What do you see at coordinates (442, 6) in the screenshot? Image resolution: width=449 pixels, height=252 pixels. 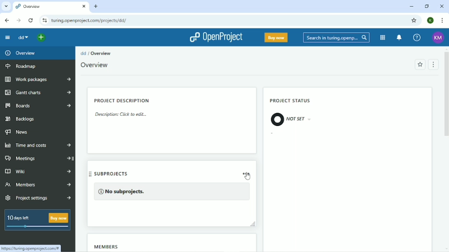 I see `Close` at bounding box center [442, 6].